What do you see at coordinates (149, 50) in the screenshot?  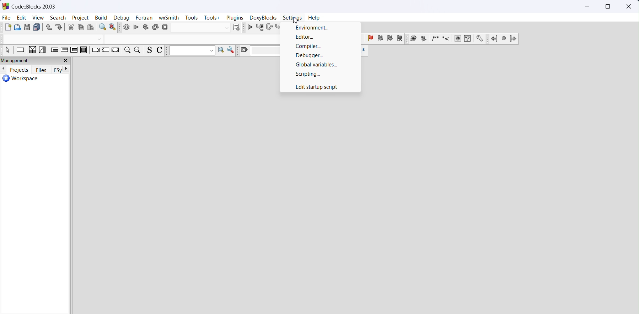 I see `toggle source` at bounding box center [149, 50].